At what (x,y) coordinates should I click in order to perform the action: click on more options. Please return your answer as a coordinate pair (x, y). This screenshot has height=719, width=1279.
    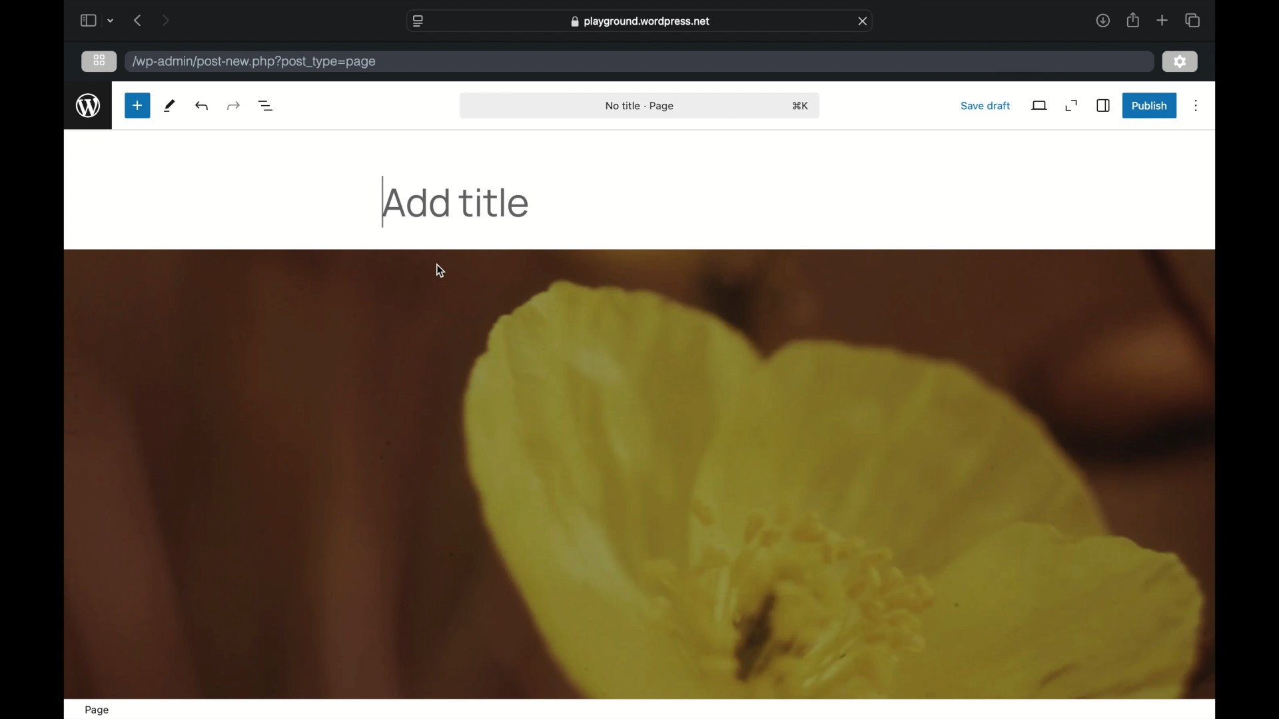
    Looking at the image, I should click on (1196, 106).